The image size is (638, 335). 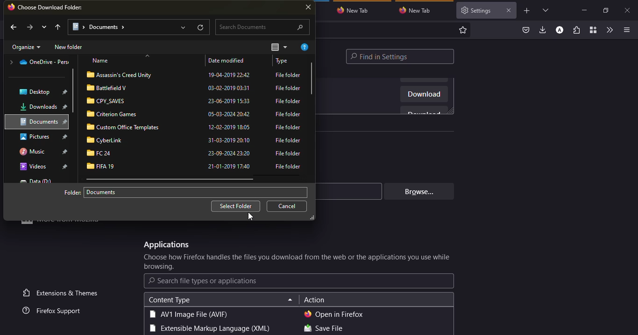 I want to click on search, so click(x=203, y=281).